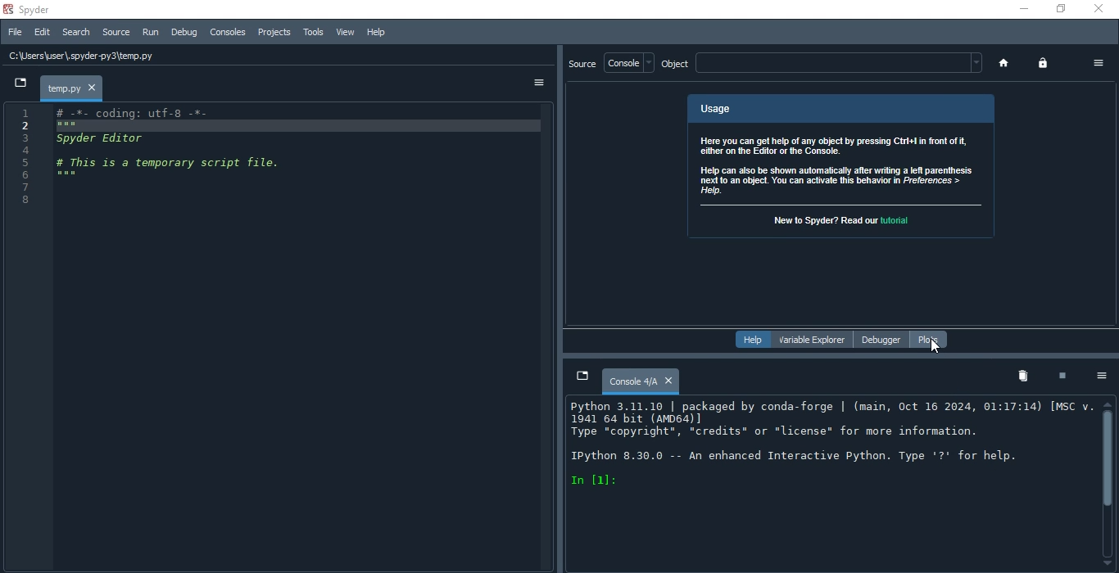  What do you see at coordinates (18, 84) in the screenshot?
I see `dropdown` at bounding box center [18, 84].